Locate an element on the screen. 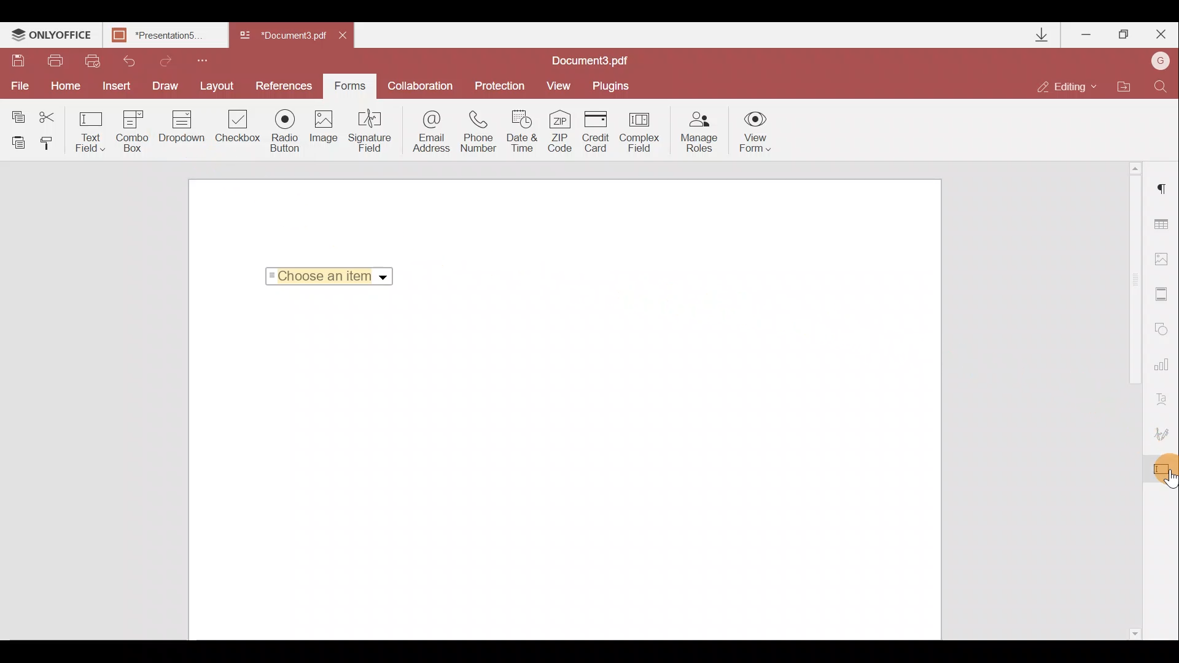 This screenshot has width=1179, height=663. Headers & footers settings is located at coordinates (1165, 295).